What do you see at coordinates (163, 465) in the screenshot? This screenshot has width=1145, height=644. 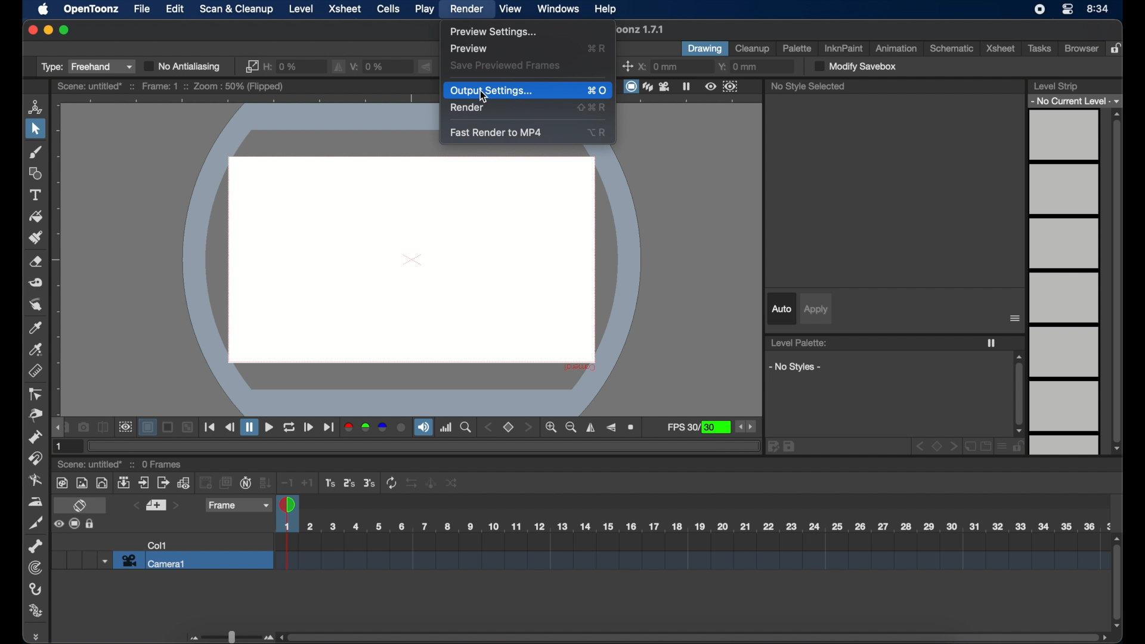 I see `` at bounding box center [163, 465].